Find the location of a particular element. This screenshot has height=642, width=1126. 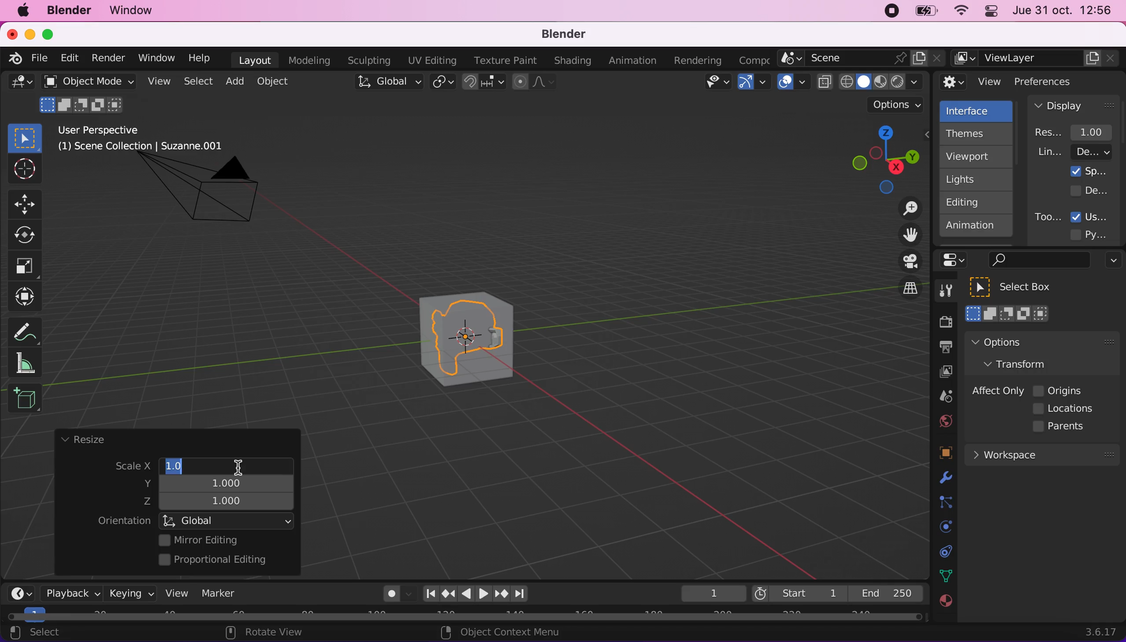

proportional editing objects is located at coordinates (535, 83).